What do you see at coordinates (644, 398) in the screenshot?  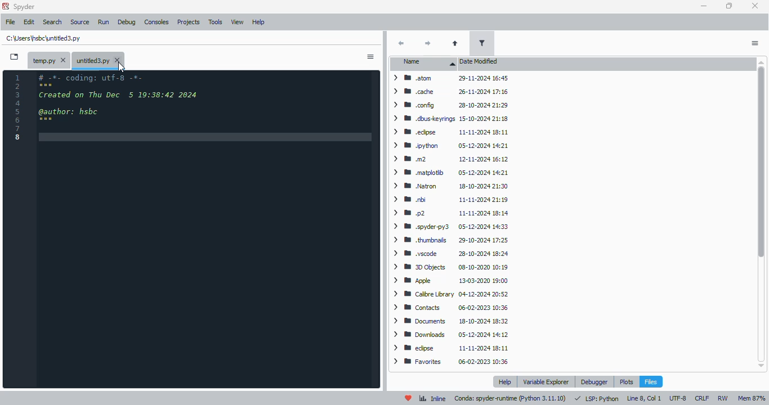 I see `line 8, col 1` at bounding box center [644, 398].